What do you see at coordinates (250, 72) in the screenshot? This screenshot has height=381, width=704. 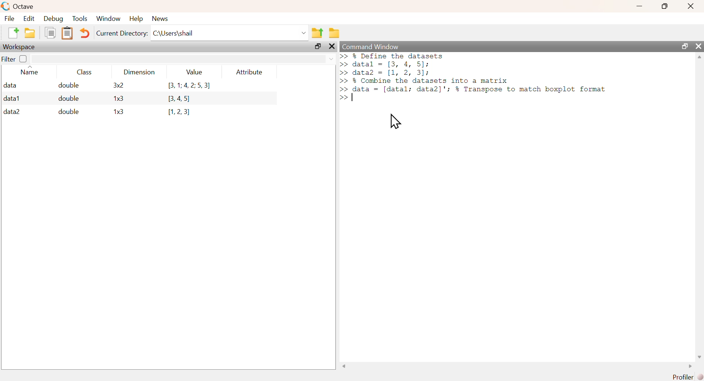 I see `Attribute` at bounding box center [250, 72].